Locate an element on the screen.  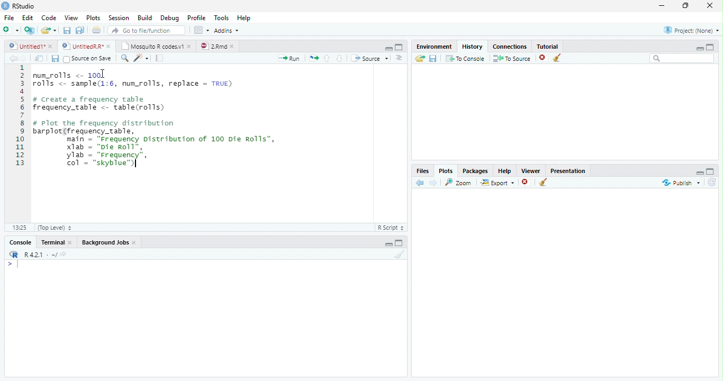
T0 Console is located at coordinates (465, 58).